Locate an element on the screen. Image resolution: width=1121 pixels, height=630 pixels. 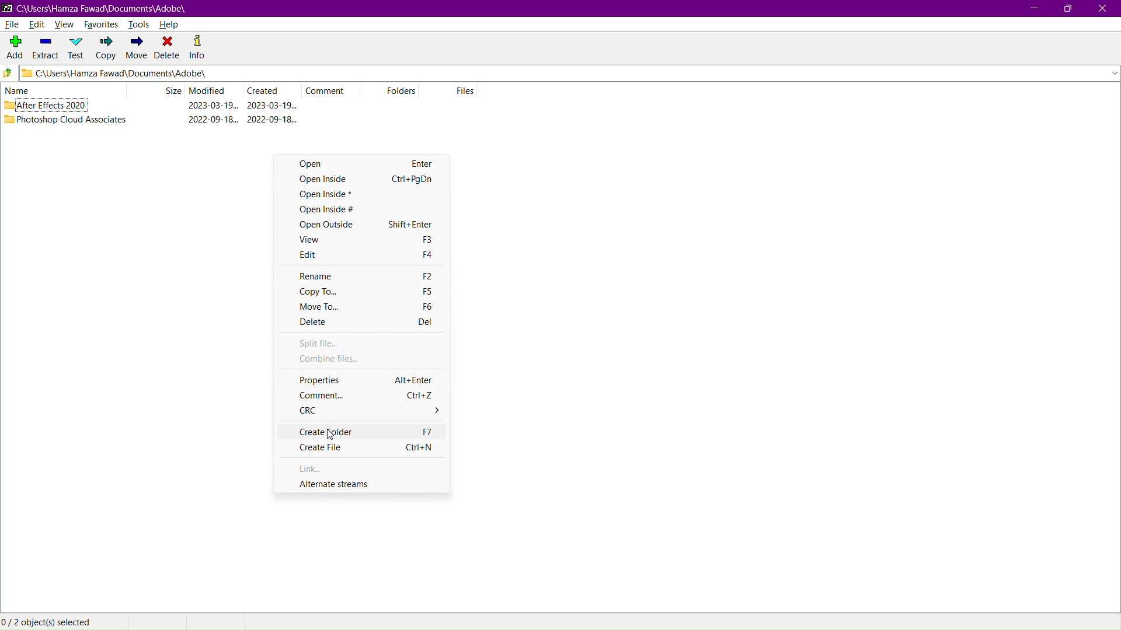
File is located at coordinates (12, 25).